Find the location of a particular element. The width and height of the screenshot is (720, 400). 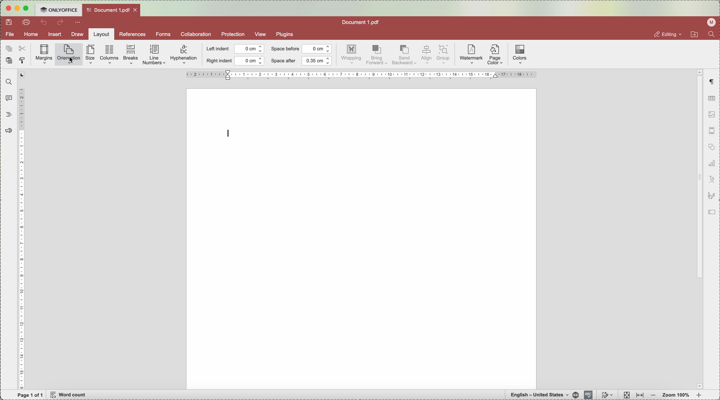

colors is located at coordinates (520, 54).